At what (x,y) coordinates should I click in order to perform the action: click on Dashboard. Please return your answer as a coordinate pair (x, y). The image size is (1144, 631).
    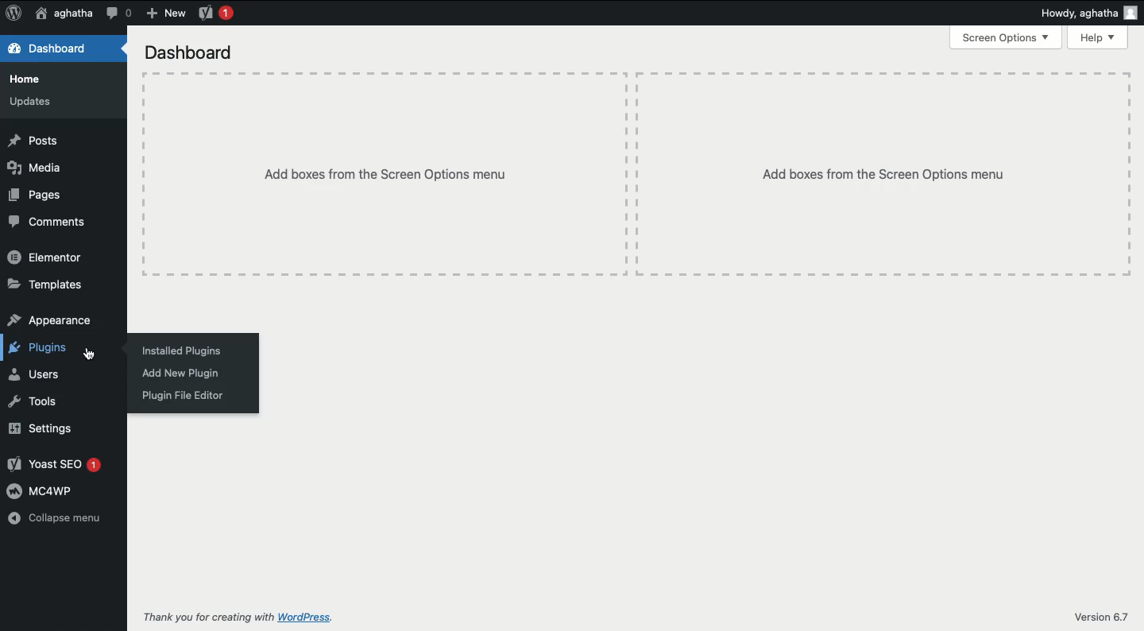
    Looking at the image, I should click on (48, 49).